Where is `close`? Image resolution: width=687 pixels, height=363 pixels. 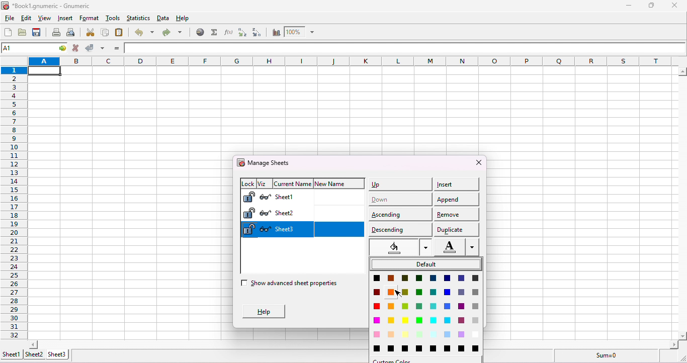
close is located at coordinates (678, 5).